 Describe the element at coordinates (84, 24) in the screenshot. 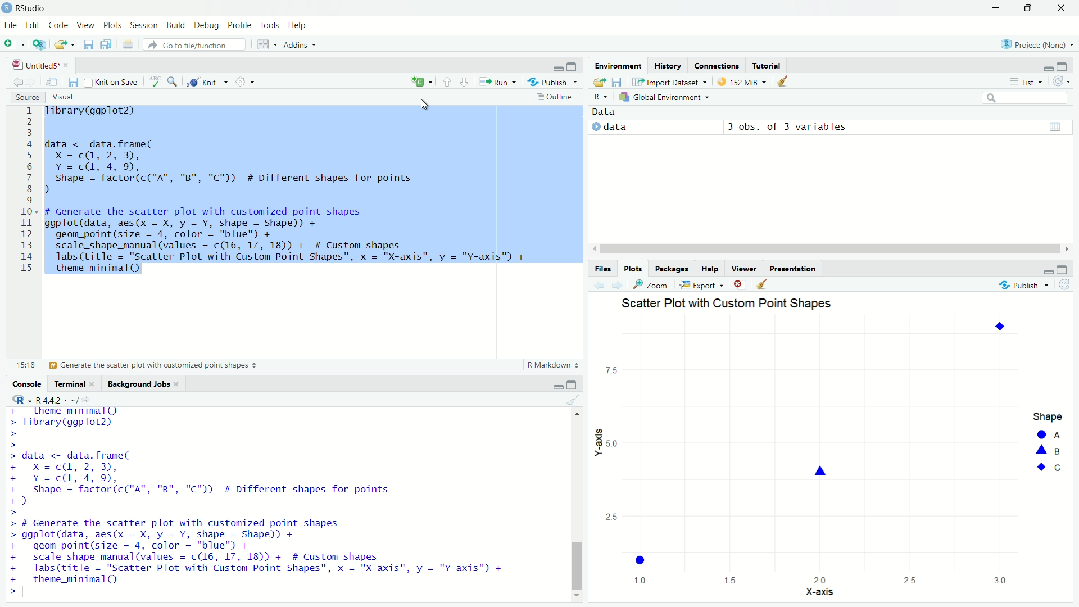

I see `View` at that location.